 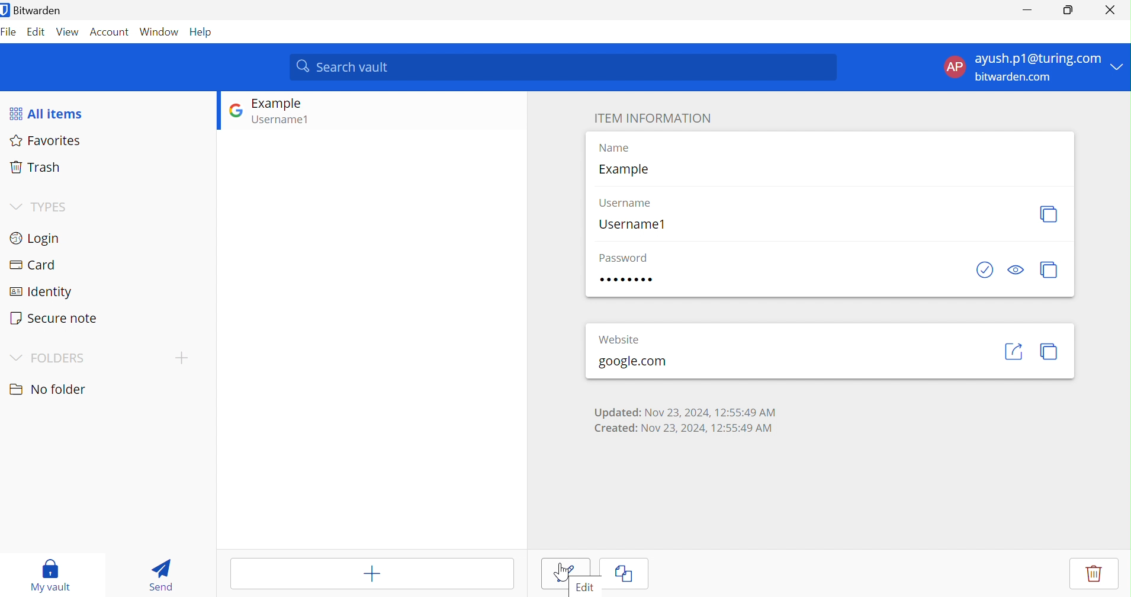 What do you see at coordinates (371, 572) in the screenshot?
I see `Add item` at bounding box center [371, 572].